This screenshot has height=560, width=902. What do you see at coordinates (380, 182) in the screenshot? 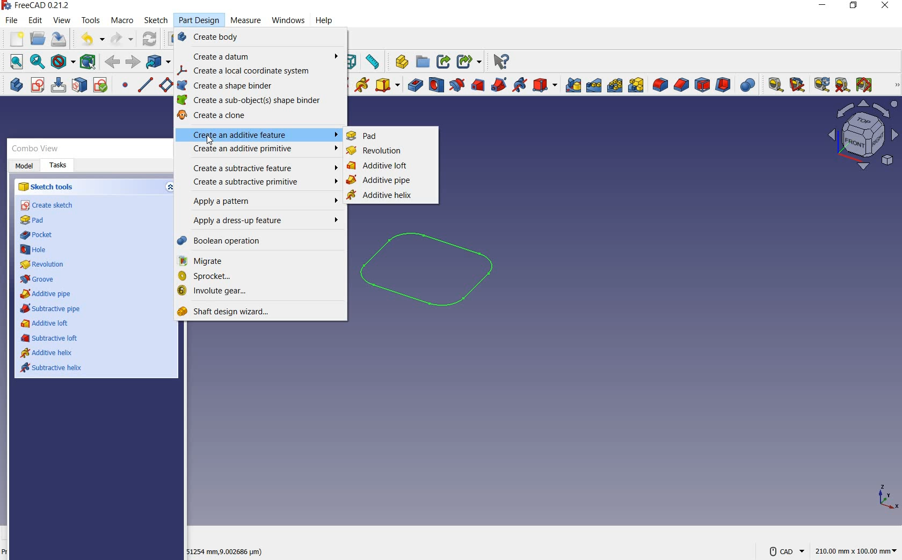
I see `additive pipe` at bounding box center [380, 182].